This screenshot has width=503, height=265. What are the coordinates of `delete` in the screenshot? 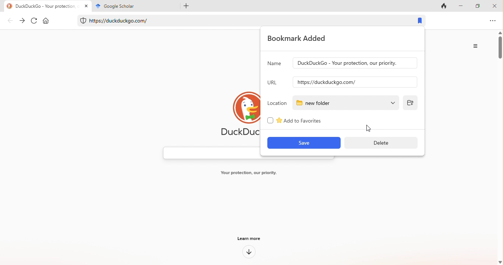 It's located at (380, 144).